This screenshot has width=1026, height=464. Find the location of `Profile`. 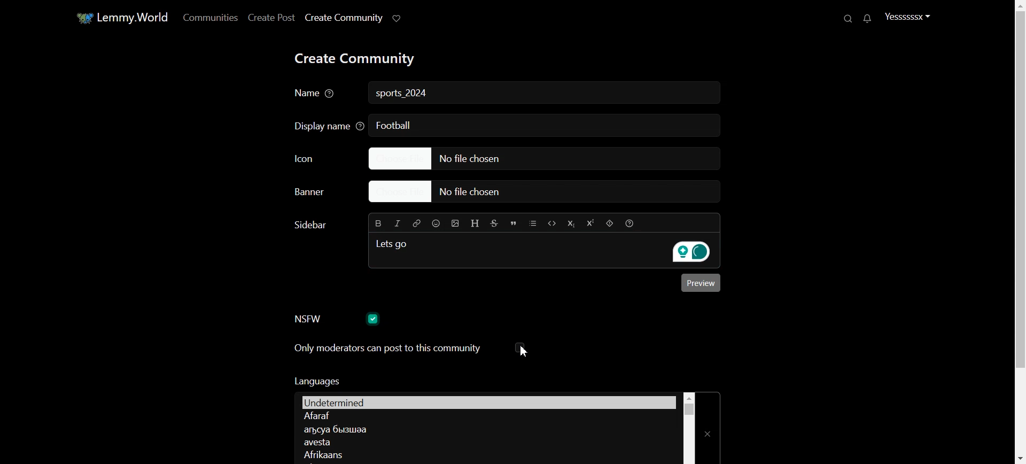

Profile is located at coordinates (907, 16).